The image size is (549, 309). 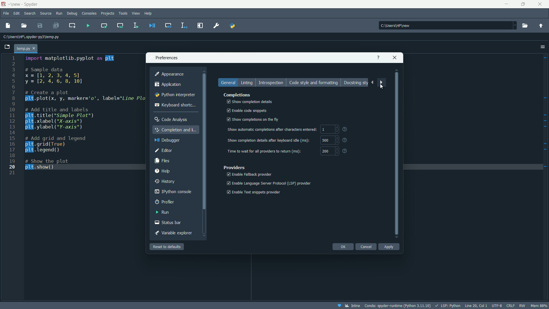 What do you see at coordinates (169, 223) in the screenshot?
I see `status bar` at bounding box center [169, 223].